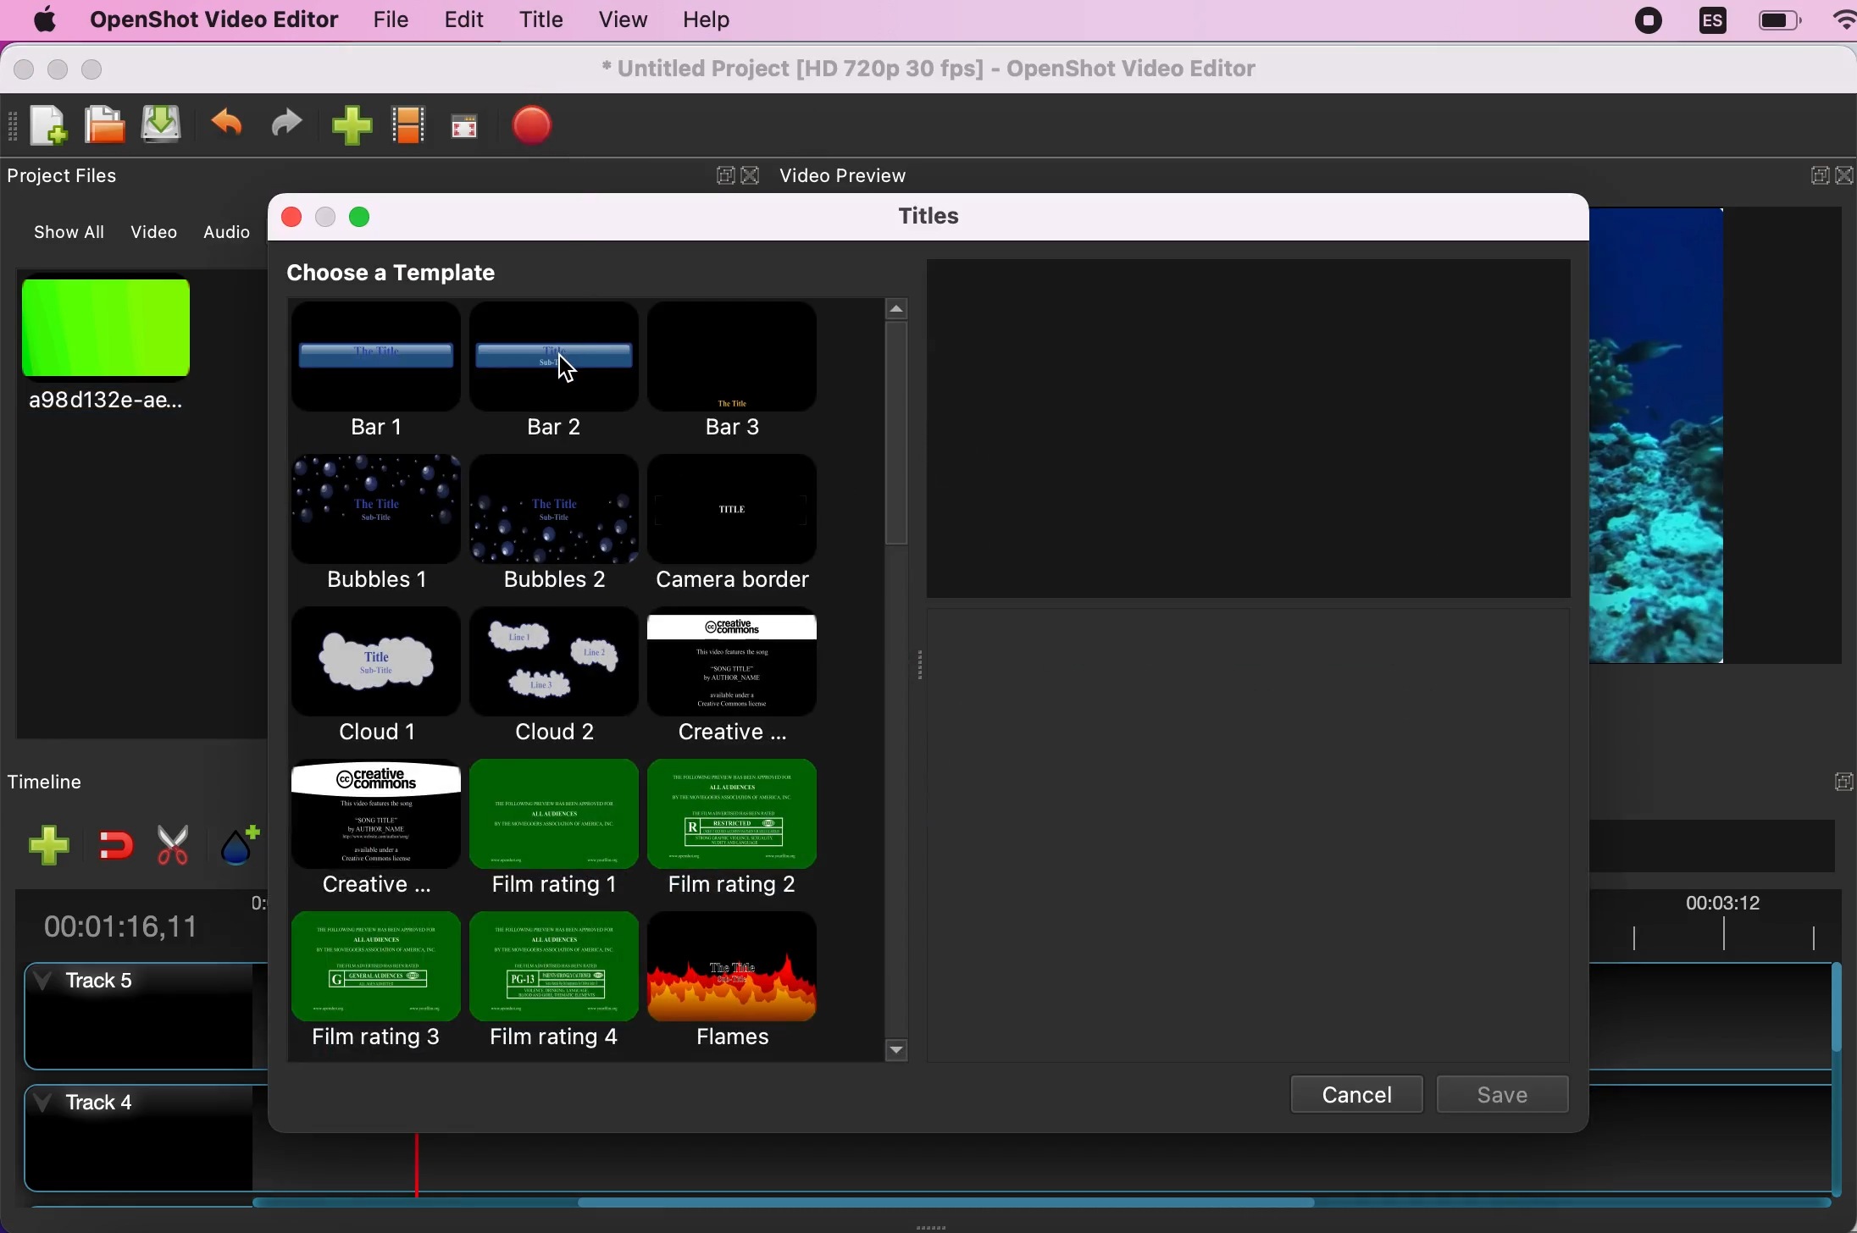 This screenshot has width=1857, height=1233. What do you see at coordinates (410, 123) in the screenshot?
I see `choose profile` at bounding box center [410, 123].